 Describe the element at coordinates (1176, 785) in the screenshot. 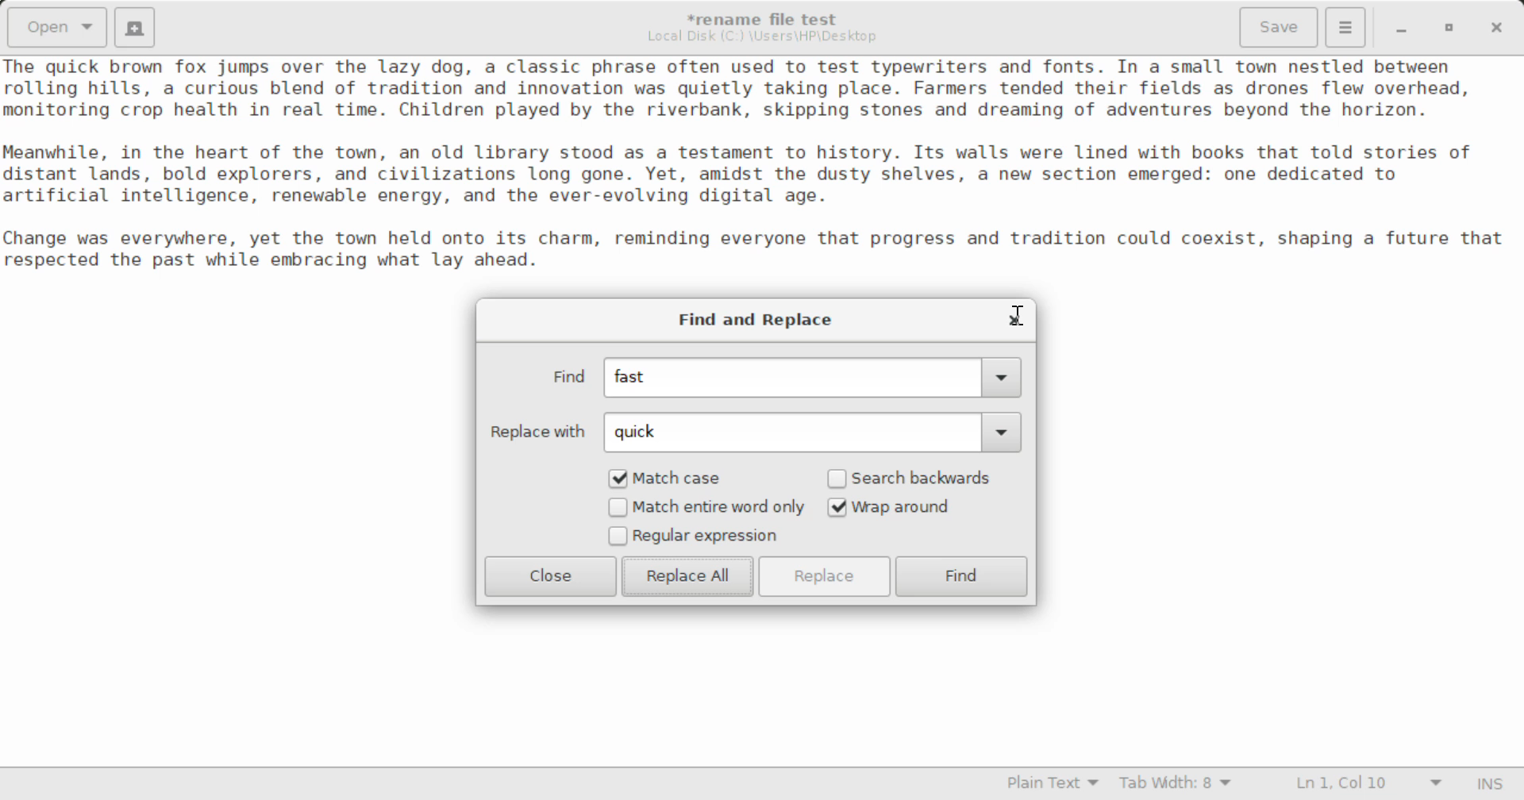

I see `Tab Width 8` at that location.